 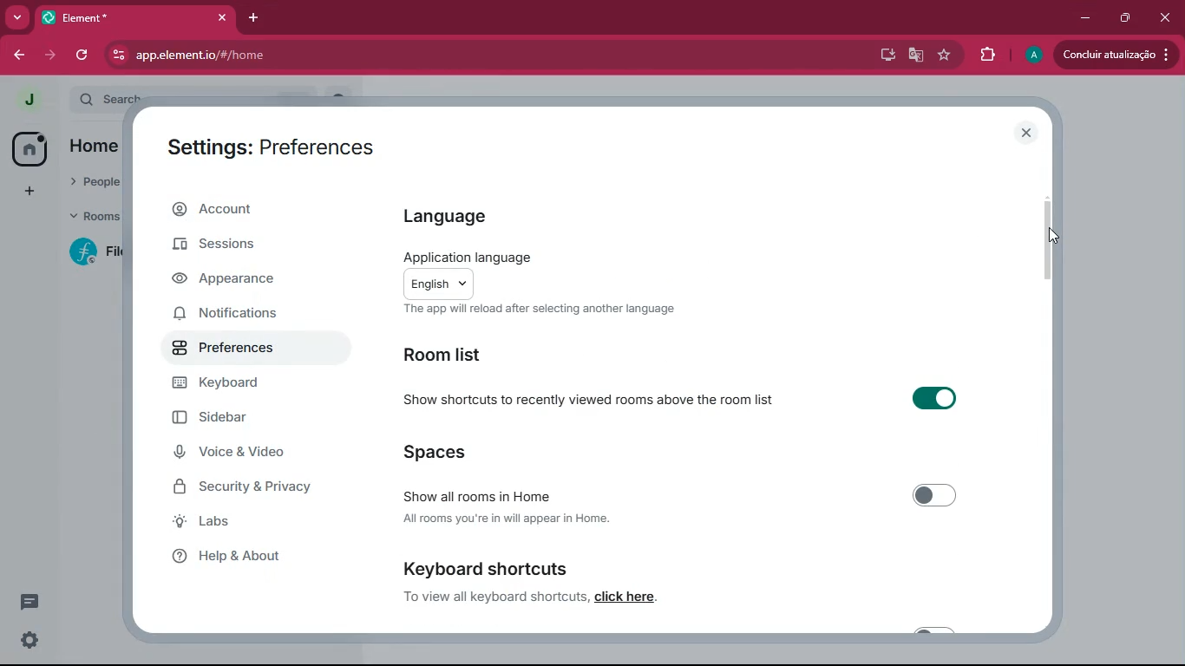 I want to click on close, so click(x=1028, y=134).